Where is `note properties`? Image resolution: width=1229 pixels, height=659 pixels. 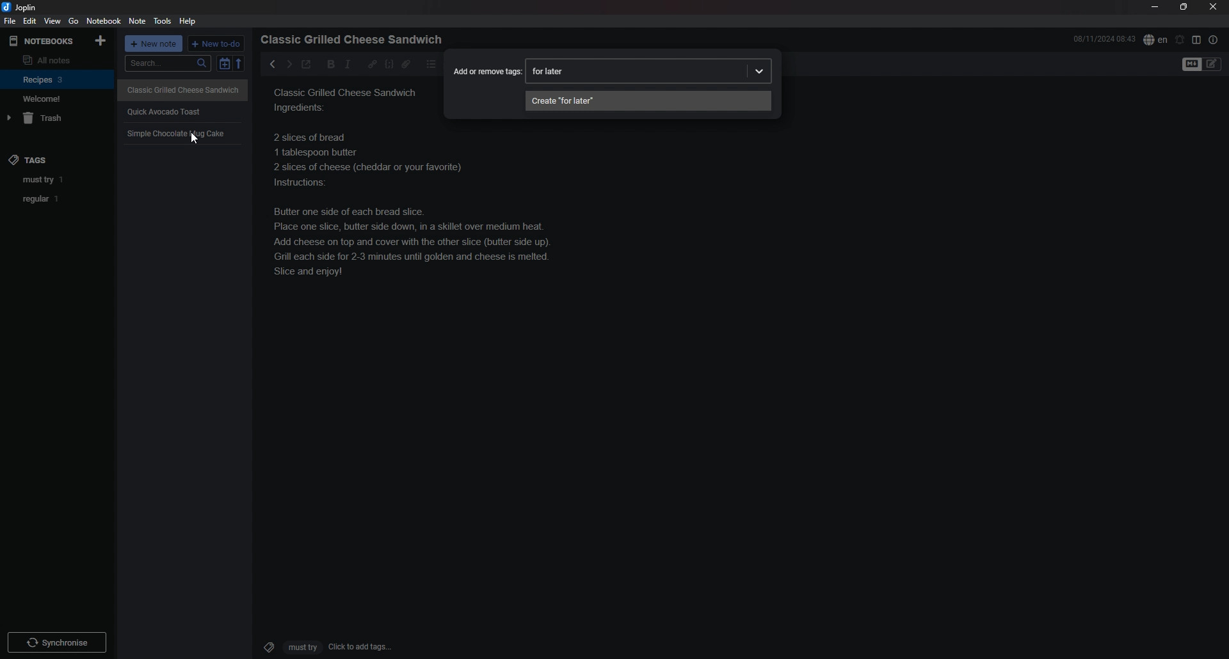
note properties is located at coordinates (1214, 40).